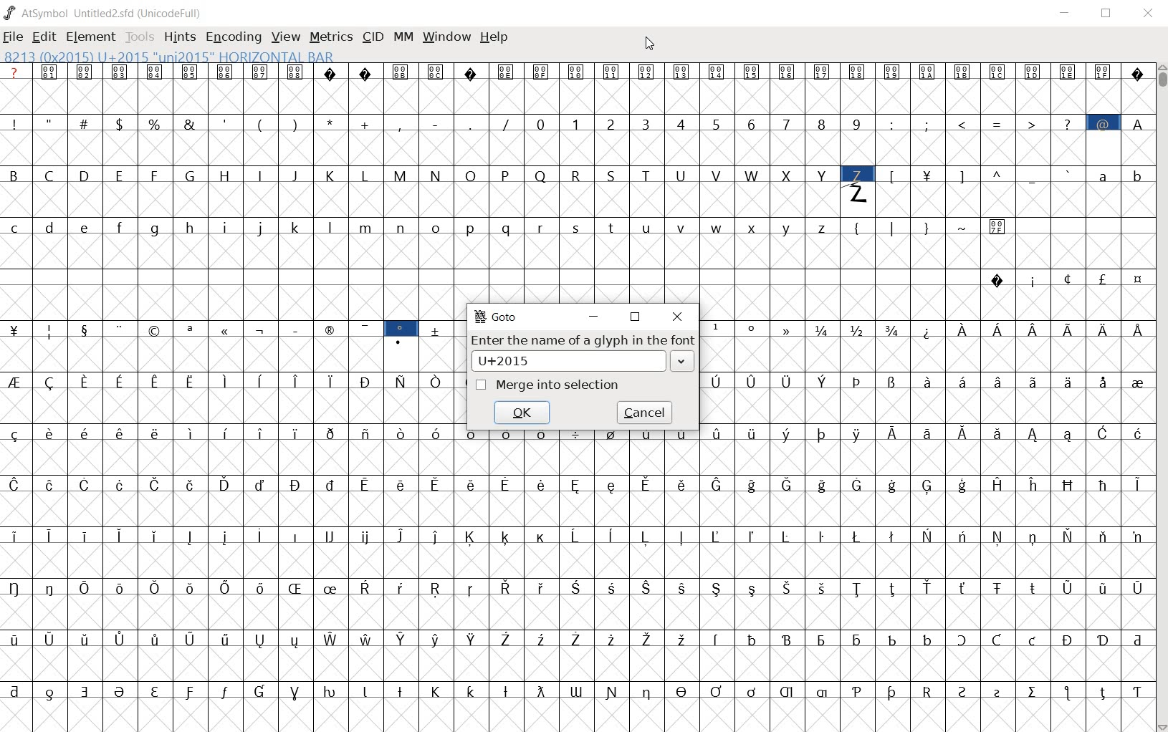 This screenshot has width=1168, height=732. I want to click on METRICS, so click(333, 38).